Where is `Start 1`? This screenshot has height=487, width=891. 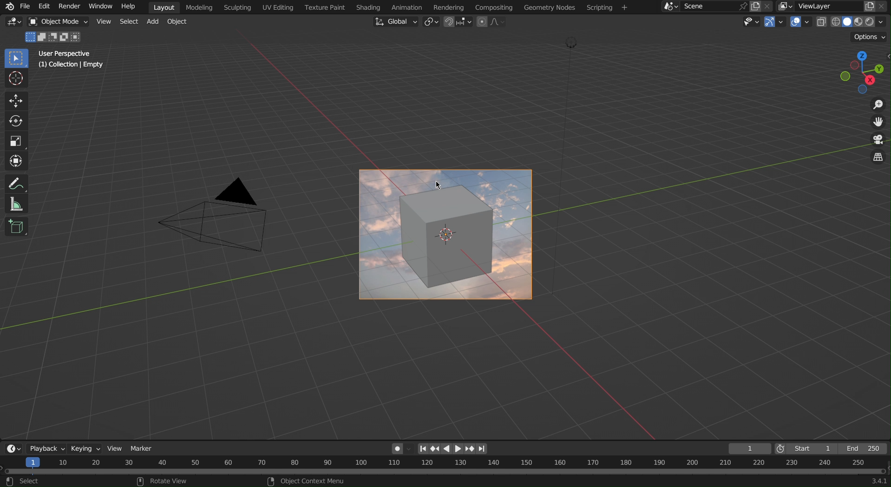
Start 1 is located at coordinates (806, 448).